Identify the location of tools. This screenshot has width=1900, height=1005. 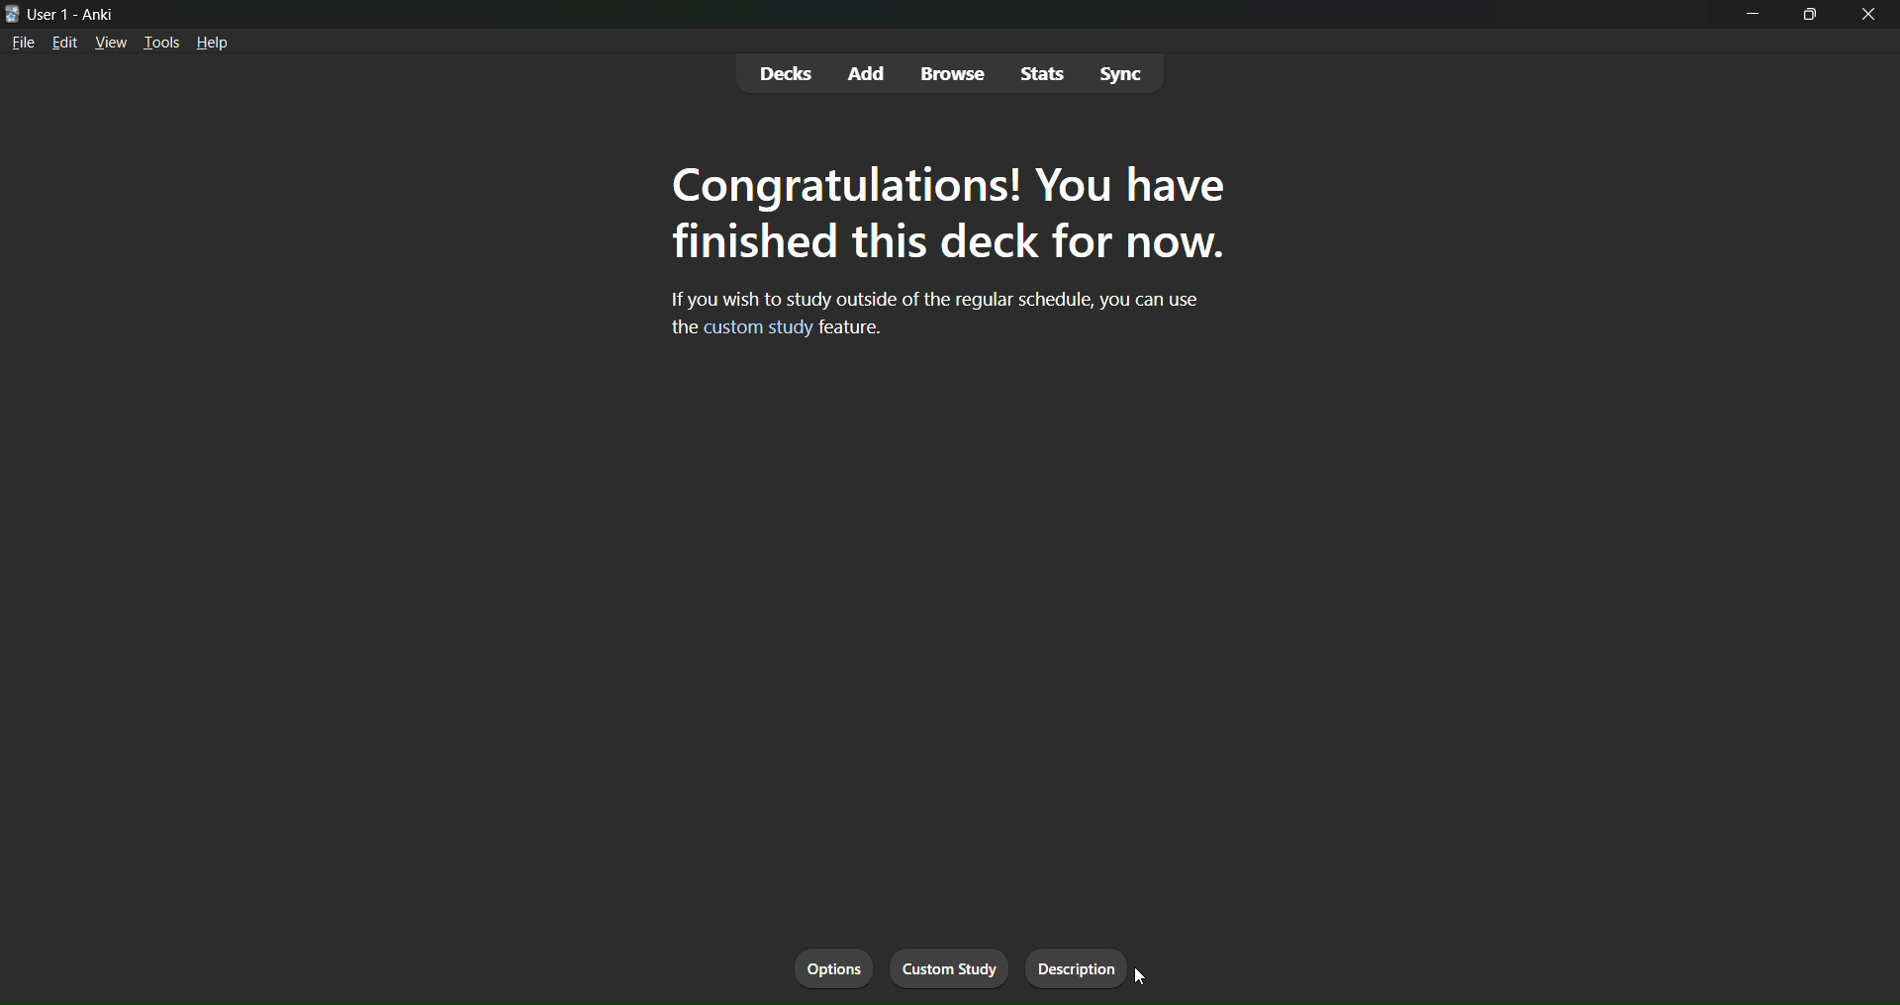
(163, 40).